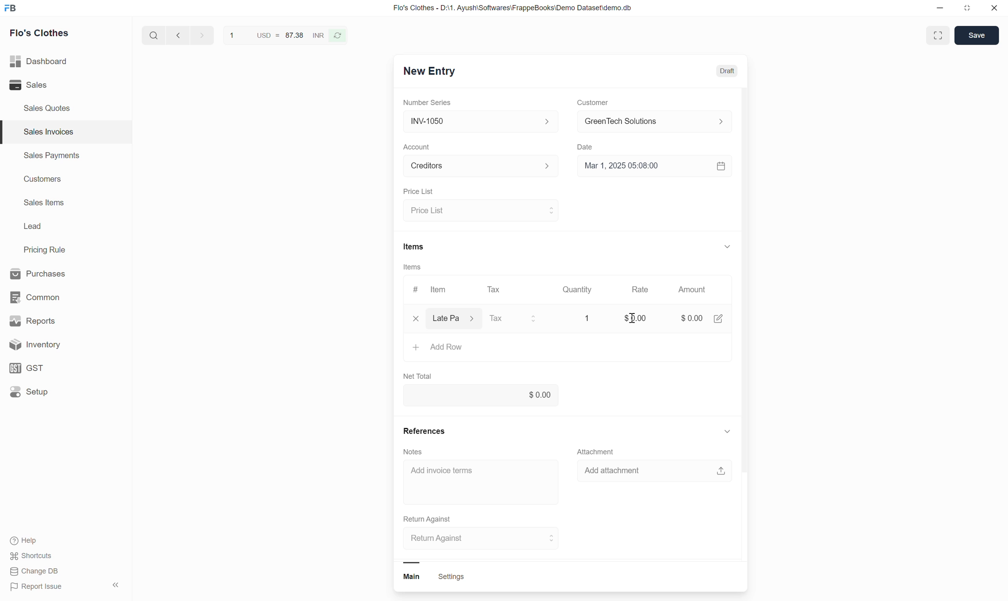 The width and height of the screenshot is (1008, 601). Describe the element at coordinates (418, 147) in the screenshot. I see `Account` at that location.